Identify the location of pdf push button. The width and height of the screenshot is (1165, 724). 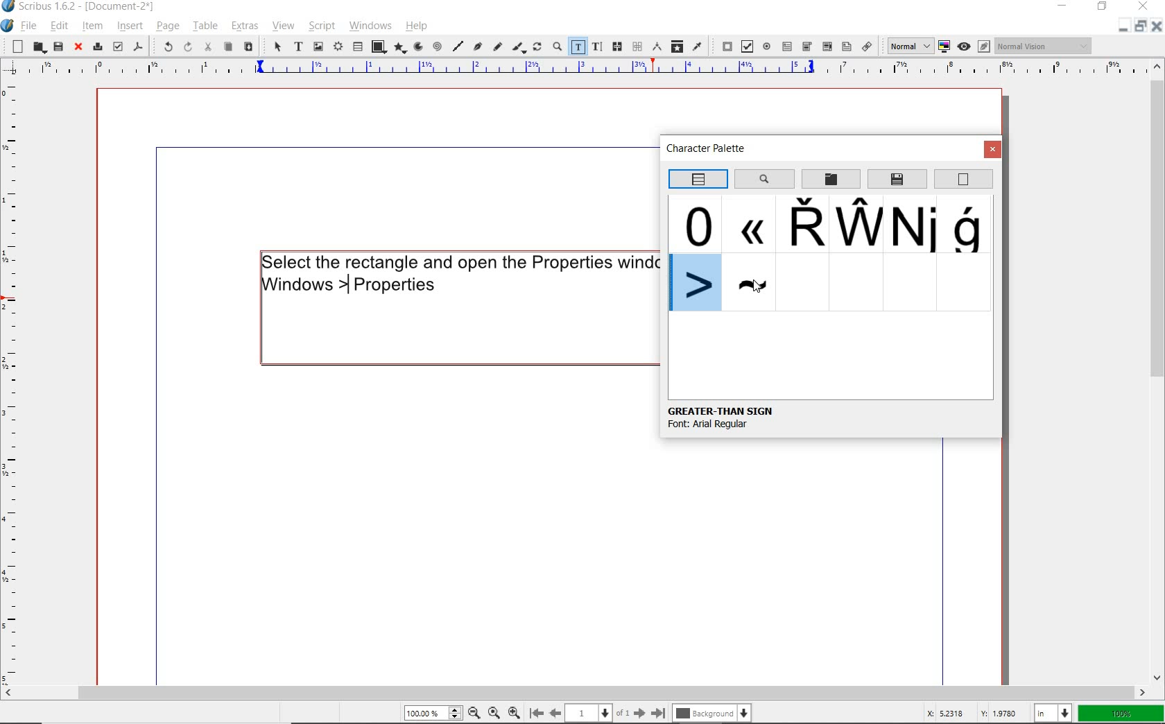
(723, 44).